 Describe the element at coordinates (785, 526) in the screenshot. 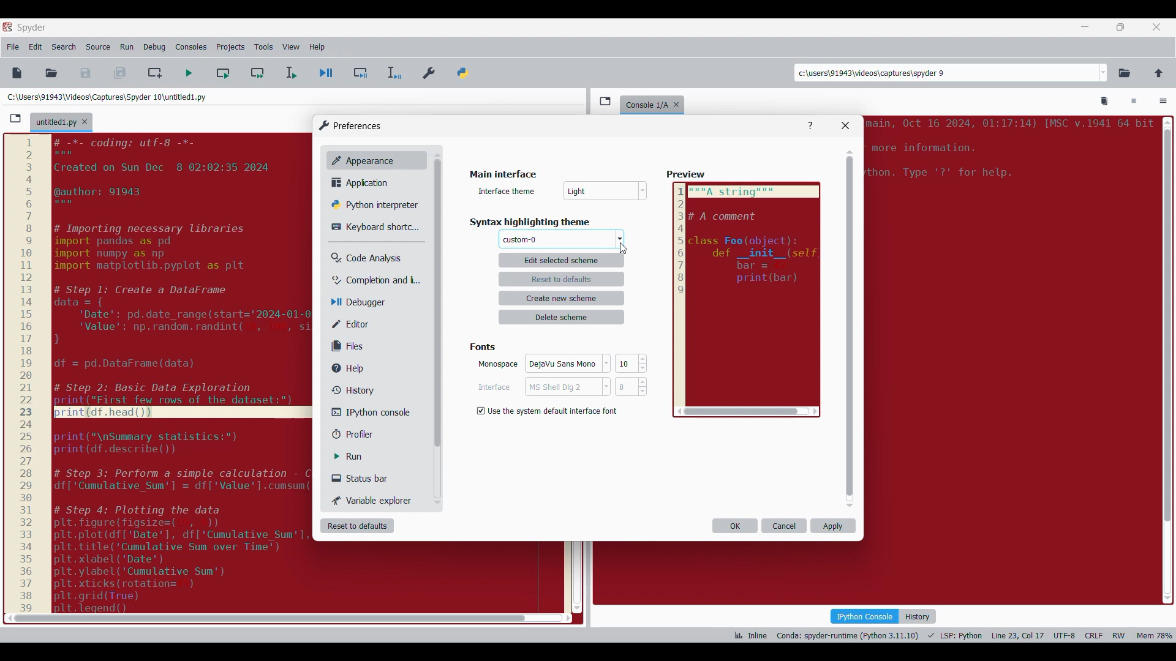

I see `Cancel` at that location.